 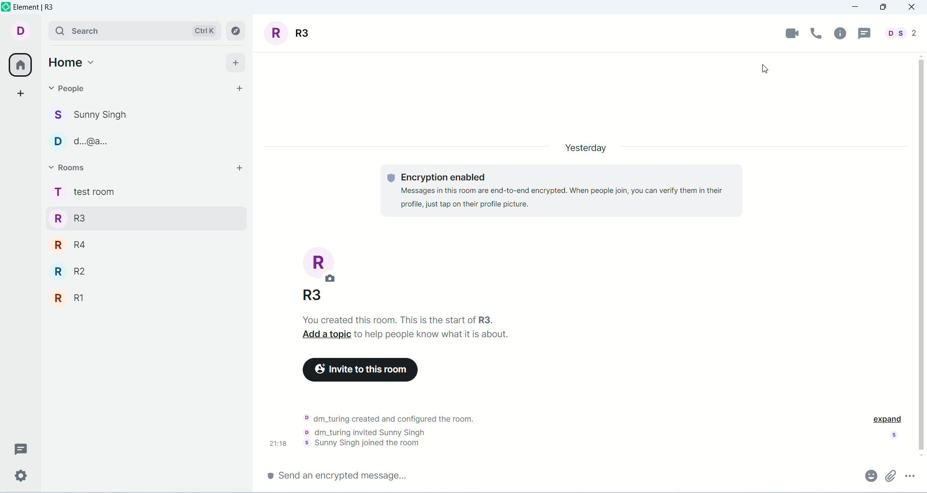 I want to click on rooms, so click(x=69, y=167).